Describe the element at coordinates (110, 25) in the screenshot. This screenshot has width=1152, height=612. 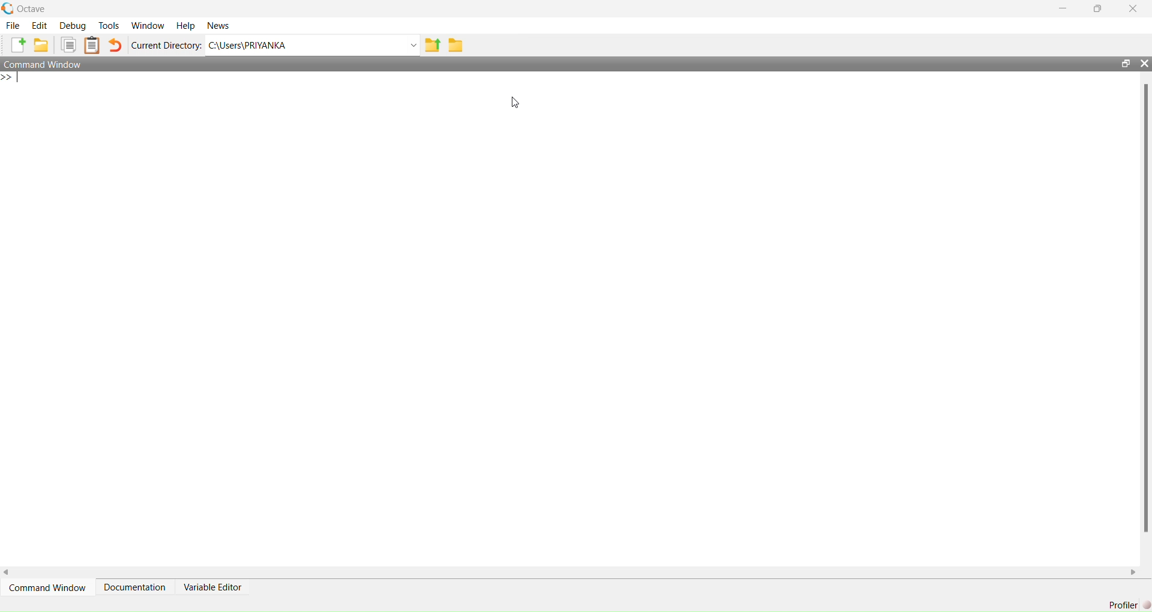
I see `tools` at that location.